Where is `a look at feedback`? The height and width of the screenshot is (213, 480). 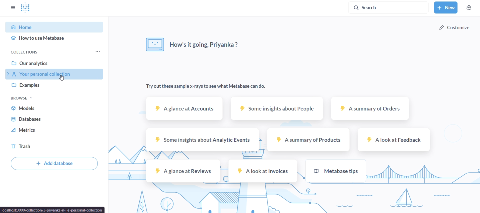 a look at feedback is located at coordinates (394, 139).